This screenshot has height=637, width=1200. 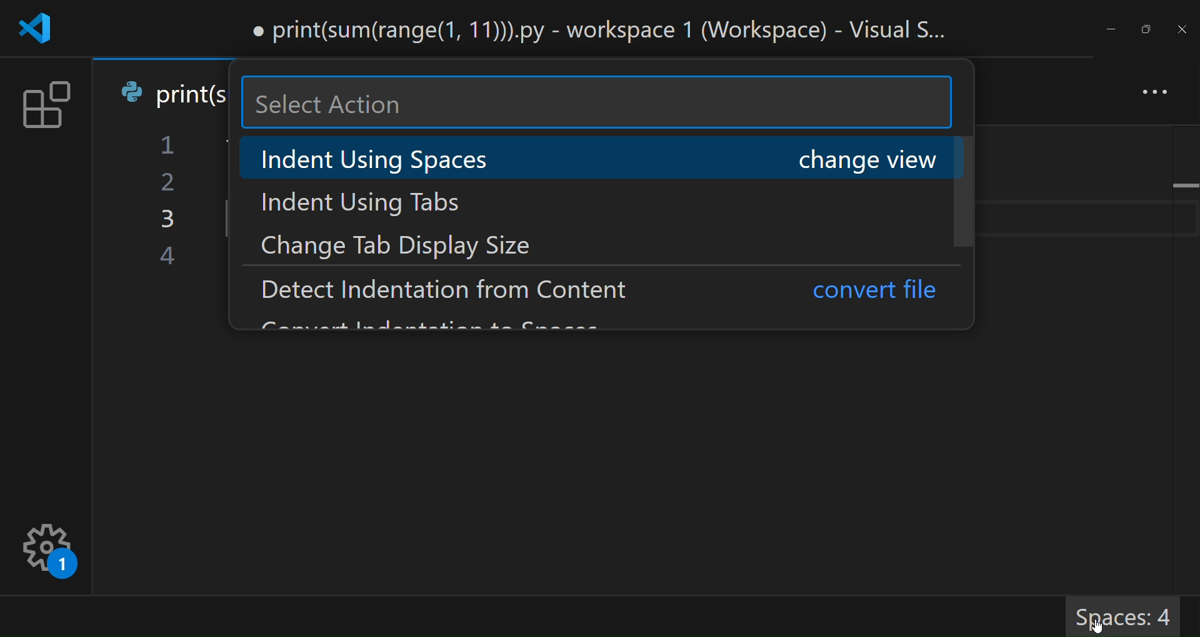 What do you see at coordinates (409, 246) in the screenshot?
I see `change tab display size` at bounding box center [409, 246].